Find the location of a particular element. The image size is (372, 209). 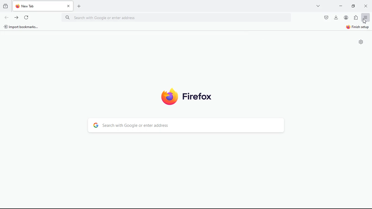

menu is located at coordinates (366, 17).